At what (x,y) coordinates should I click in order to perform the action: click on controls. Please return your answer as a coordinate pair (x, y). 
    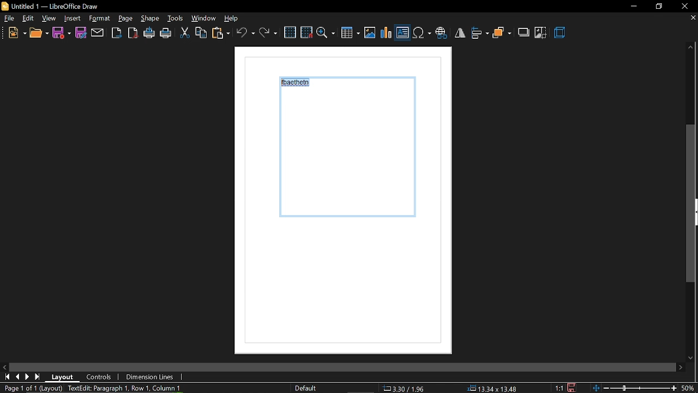
    Looking at the image, I should click on (100, 377).